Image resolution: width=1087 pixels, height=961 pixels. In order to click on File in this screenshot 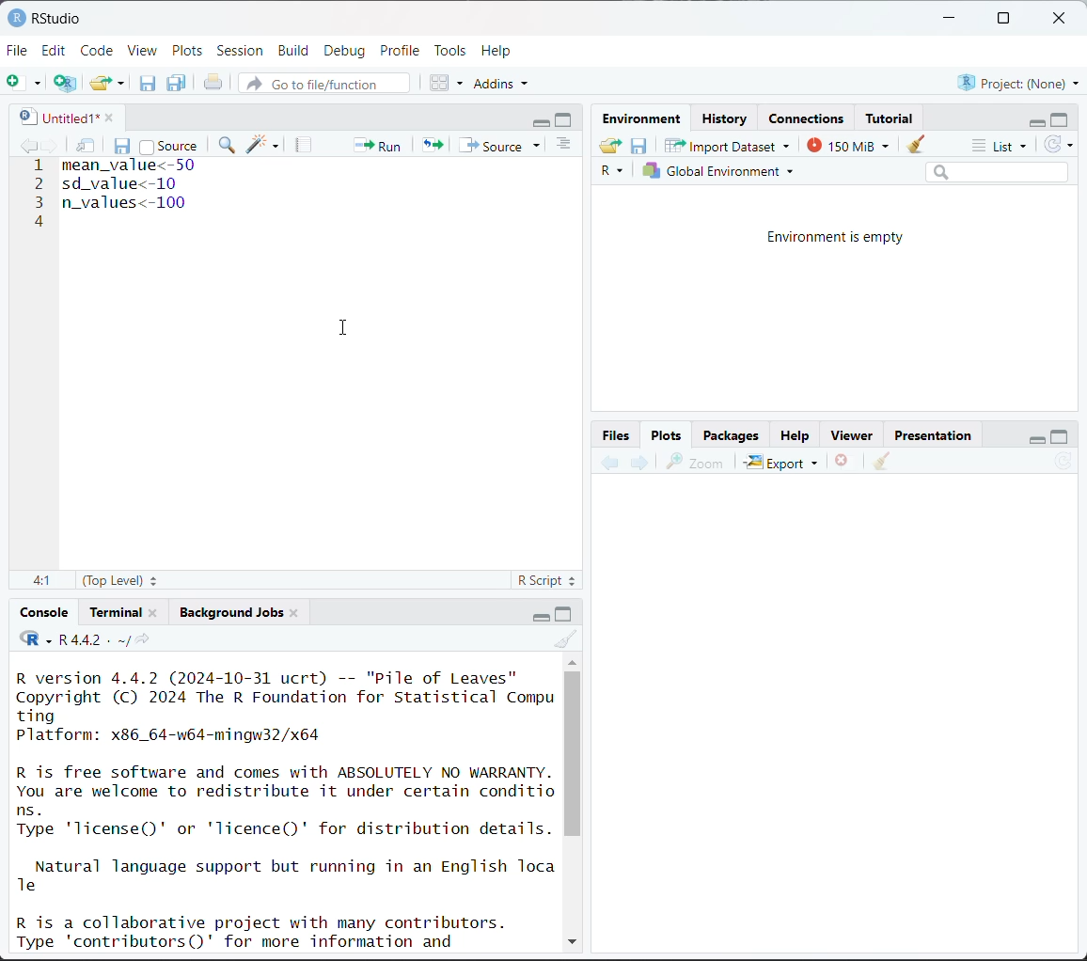, I will do `click(18, 50)`.